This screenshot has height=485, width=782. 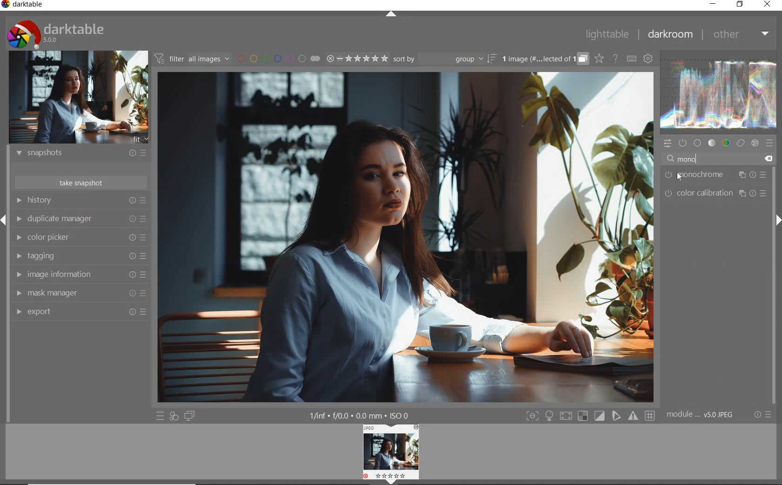 I want to click on Cursor, so click(x=679, y=178).